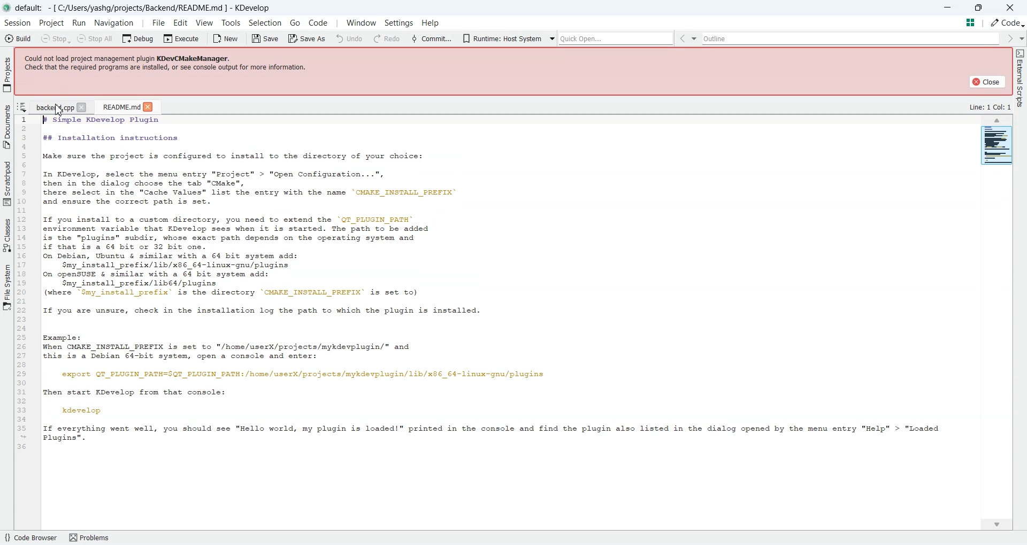 This screenshot has width=1027, height=545. What do you see at coordinates (979, 6) in the screenshot?
I see `Maximize` at bounding box center [979, 6].